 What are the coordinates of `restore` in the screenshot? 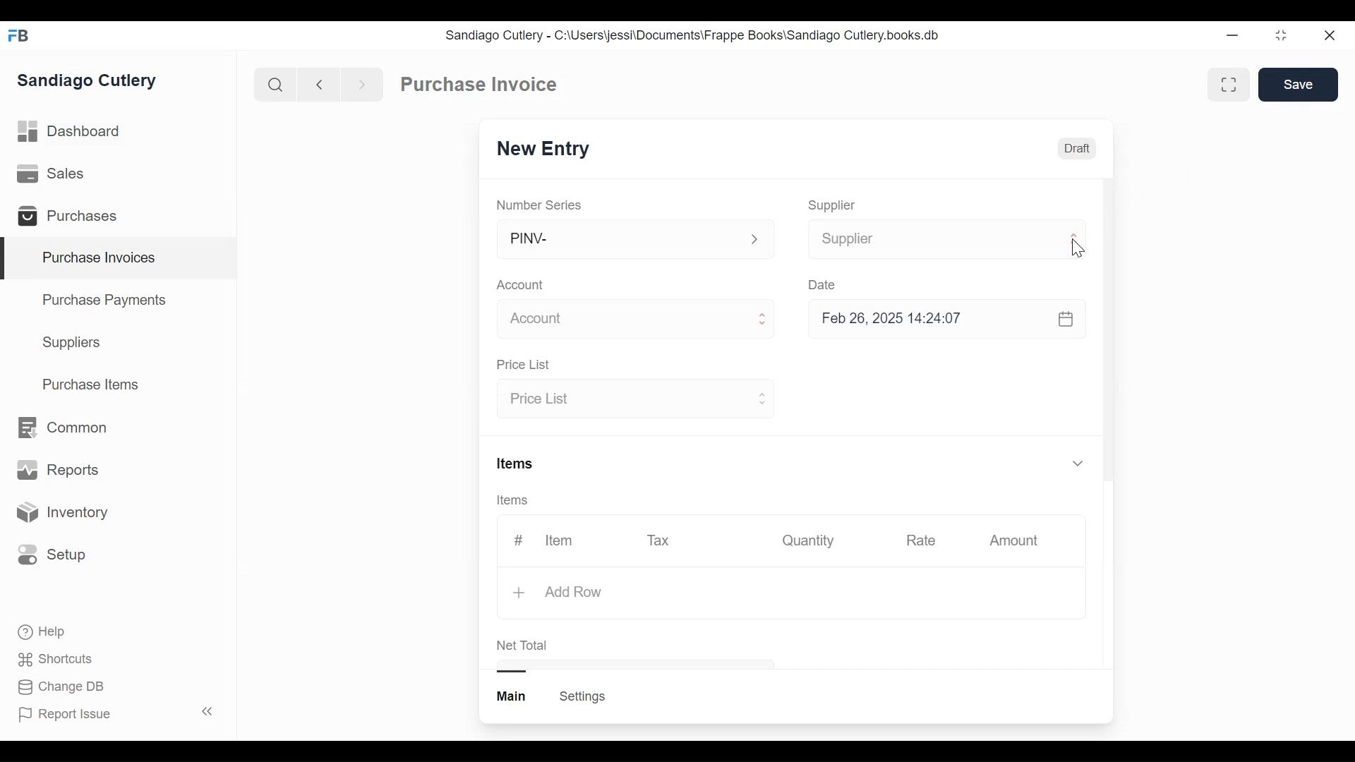 It's located at (1279, 36).